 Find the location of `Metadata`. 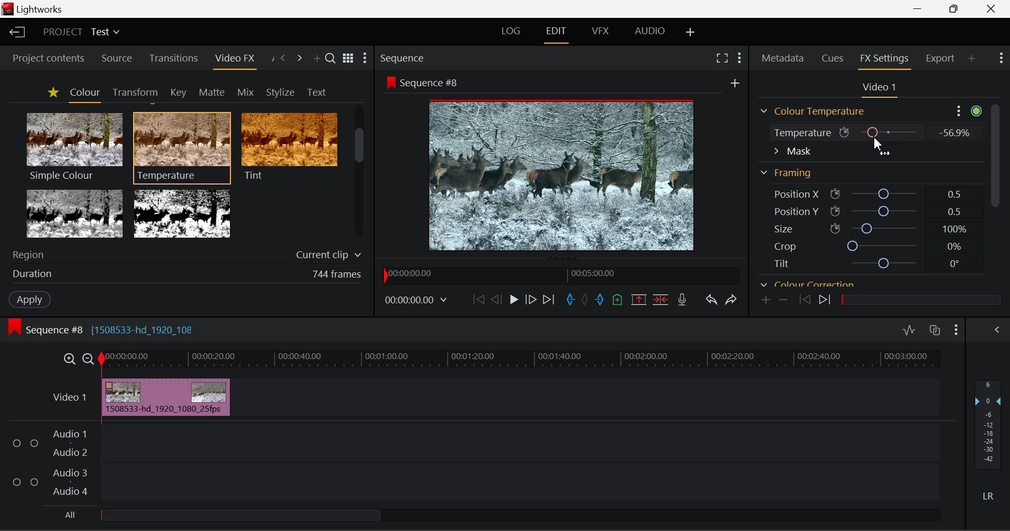

Metadata is located at coordinates (782, 58).